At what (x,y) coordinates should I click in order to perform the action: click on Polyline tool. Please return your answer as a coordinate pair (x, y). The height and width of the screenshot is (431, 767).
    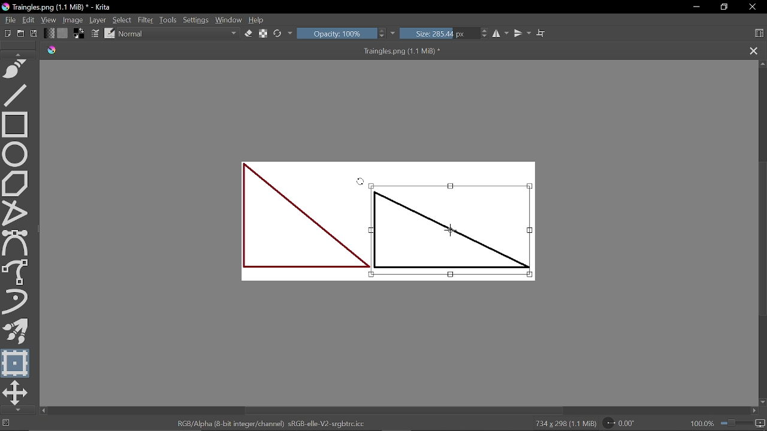
    Looking at the image, I should click on (17, 211).